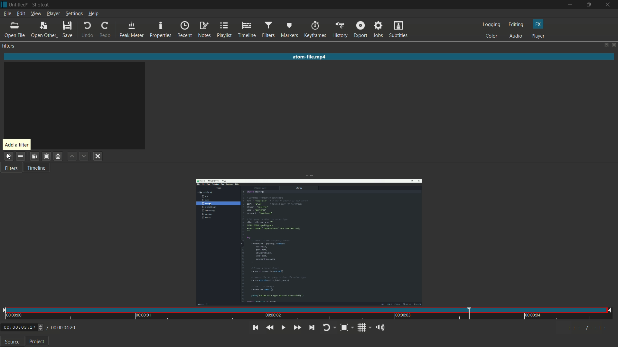  What do you see at coordinates (84, 156) in the screenshot?
I see `move filter down` at bounding box center [84, 156].